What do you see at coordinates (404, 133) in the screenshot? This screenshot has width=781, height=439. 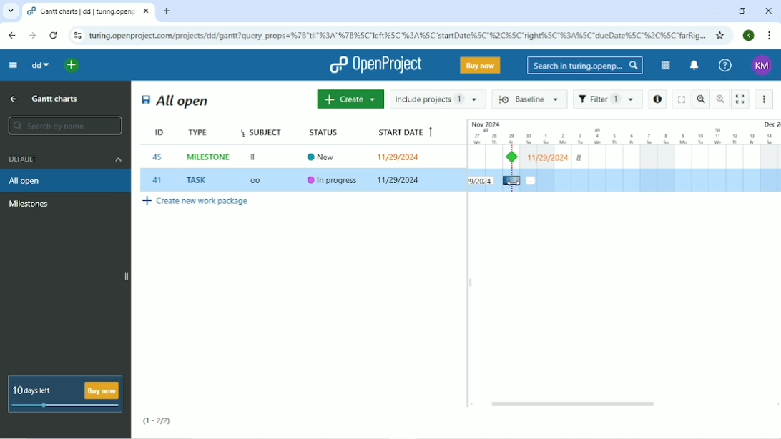 I see `Start date` at bounding box center [404, 133].